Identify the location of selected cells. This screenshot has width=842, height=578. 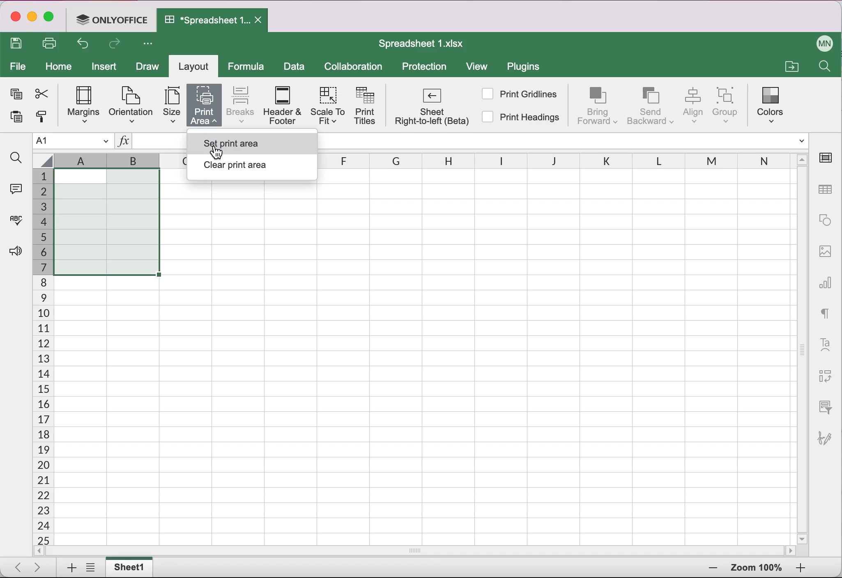
(106, 221).